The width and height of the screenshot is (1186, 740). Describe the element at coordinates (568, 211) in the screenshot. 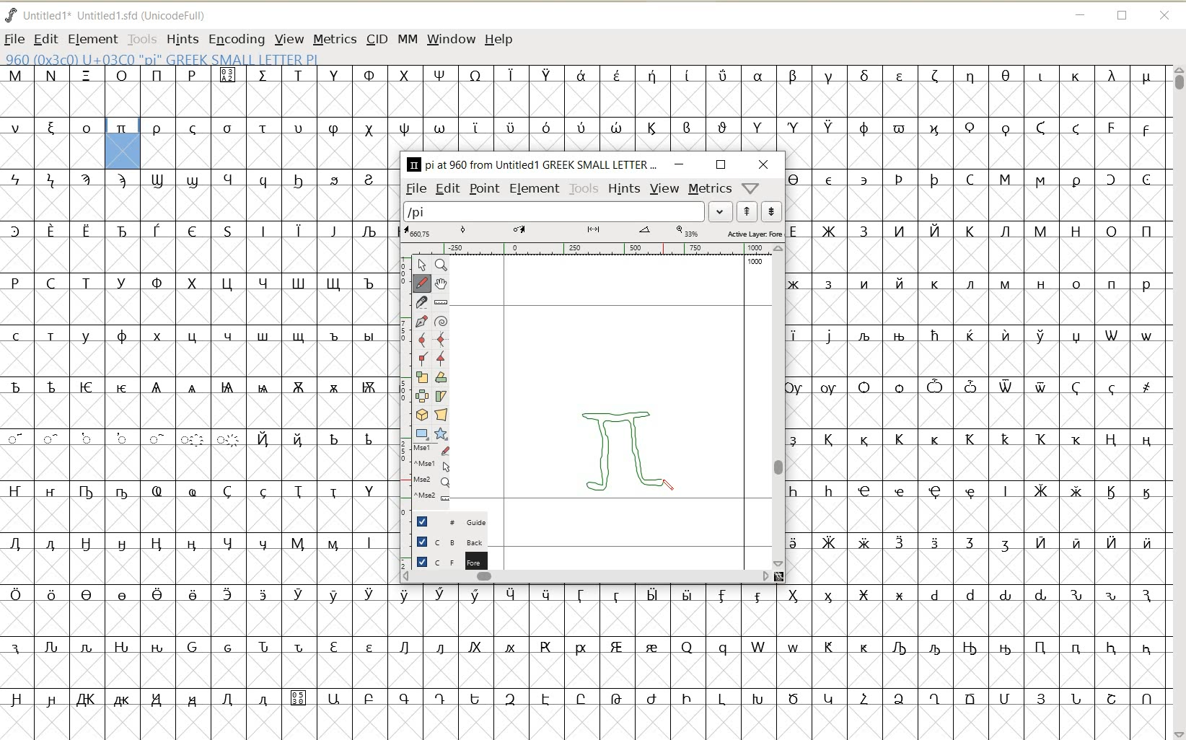

I see `load word list` at that location.